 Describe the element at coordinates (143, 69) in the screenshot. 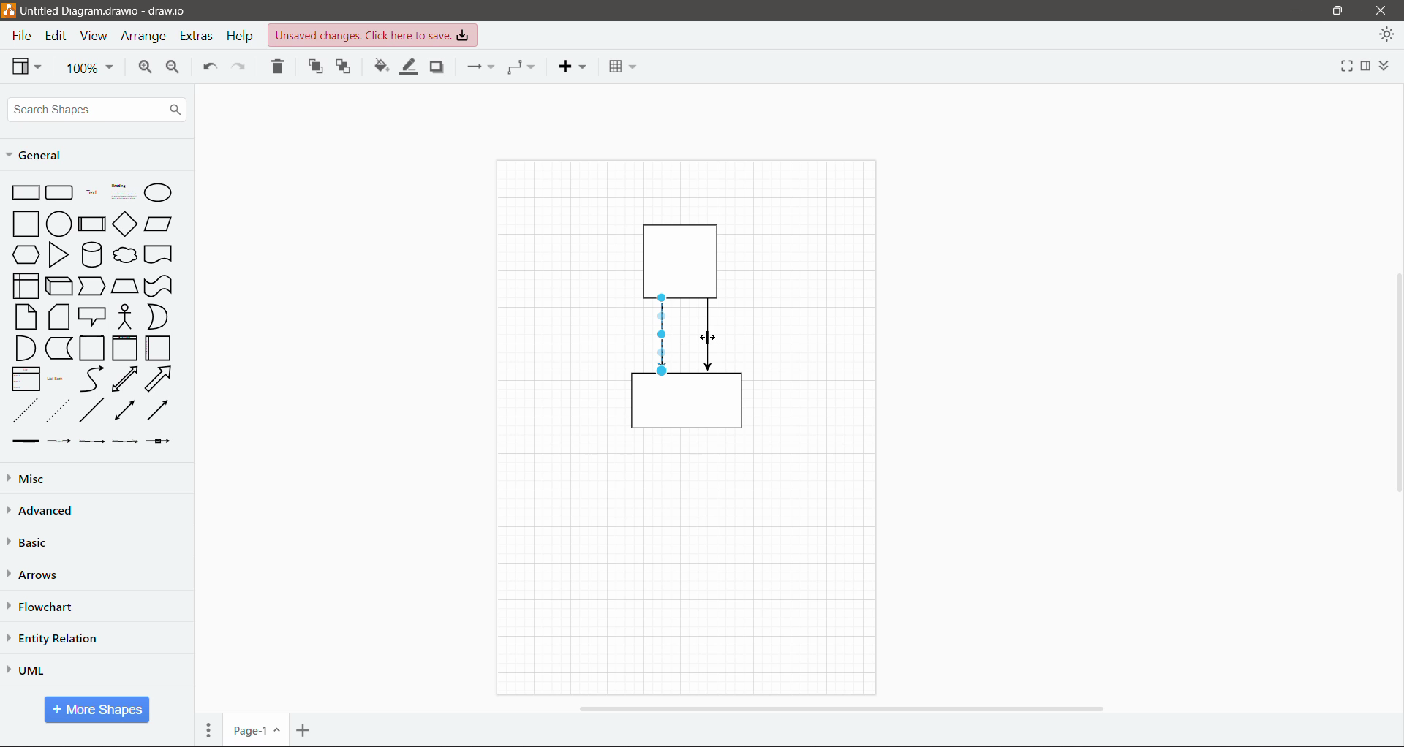

I see `Zoom In` at that location.